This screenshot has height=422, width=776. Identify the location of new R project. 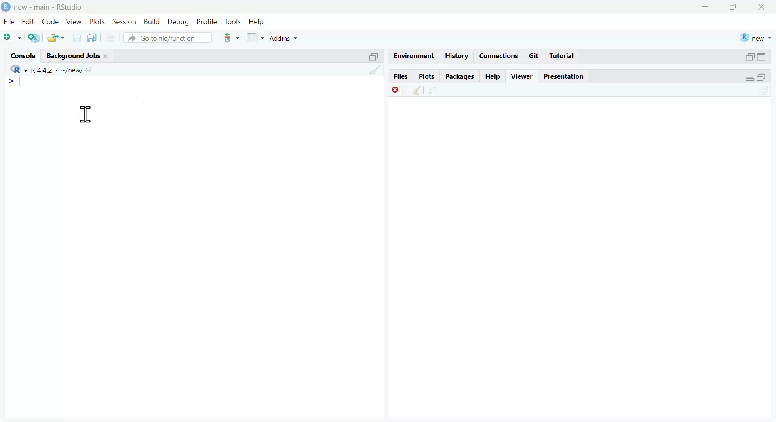
(756, 36).